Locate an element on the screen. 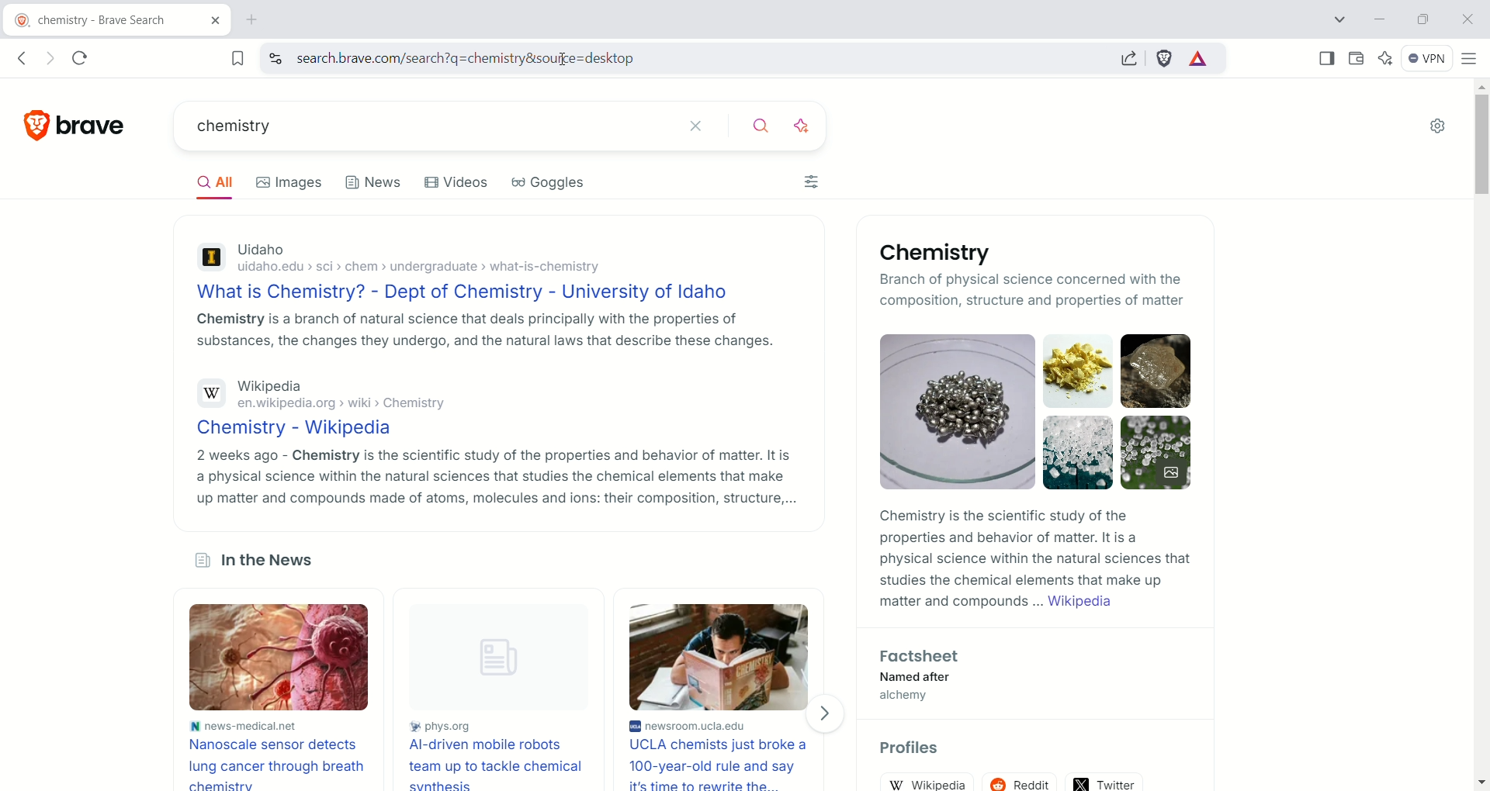  newsroom.ucla.edu is located at coordinates (725, 724).